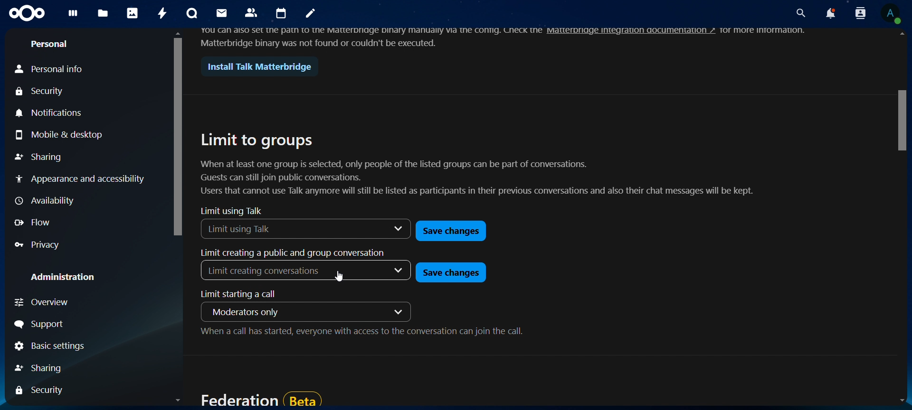 The height and width of the screenshot is (410, 912). Describe the element at coordinates (450, 230) in the screenshot. I see `save changes` at that location.